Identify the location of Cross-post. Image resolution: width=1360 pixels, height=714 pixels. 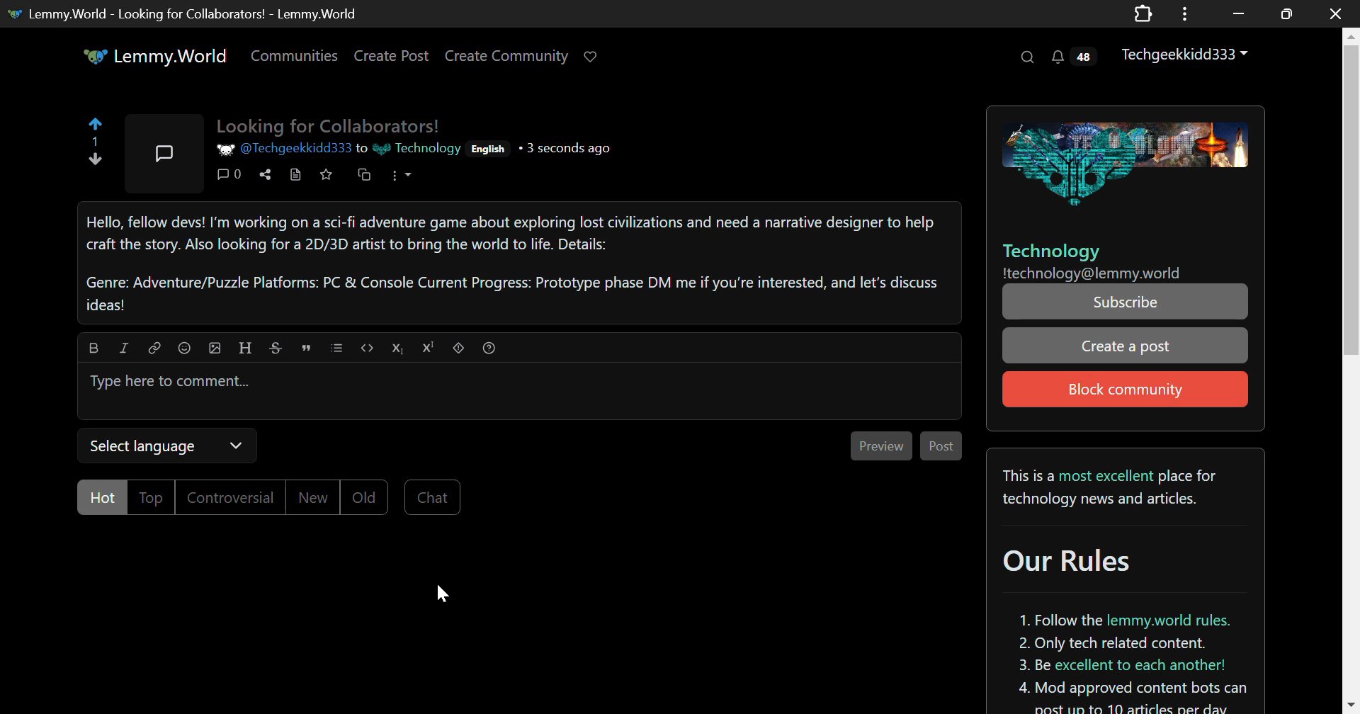
(365, 178).